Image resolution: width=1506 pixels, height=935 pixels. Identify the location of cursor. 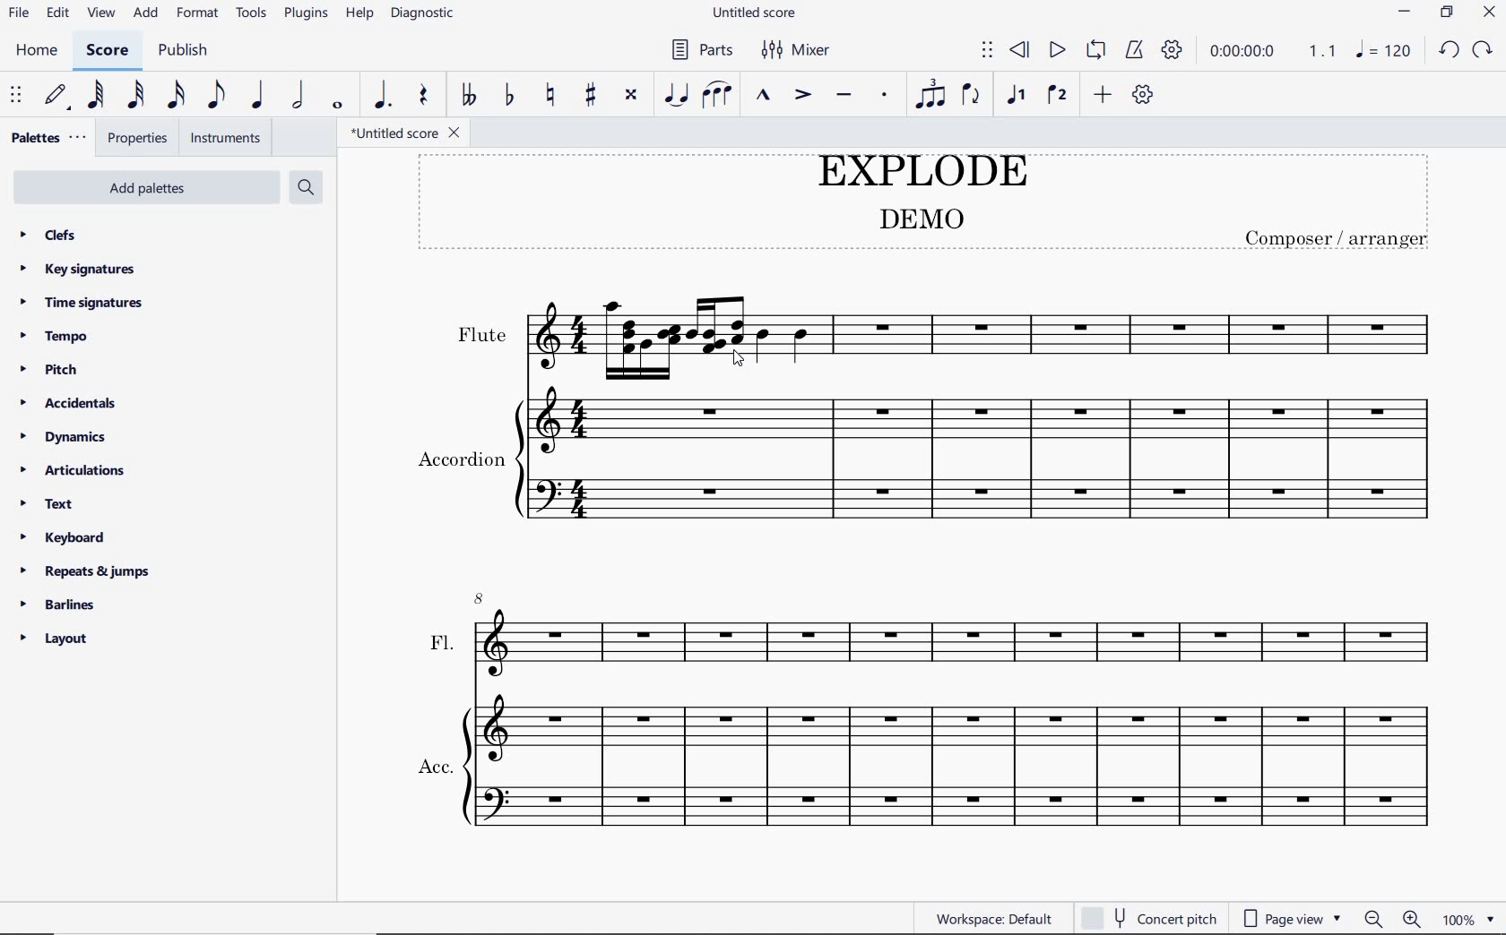
(732, 361).